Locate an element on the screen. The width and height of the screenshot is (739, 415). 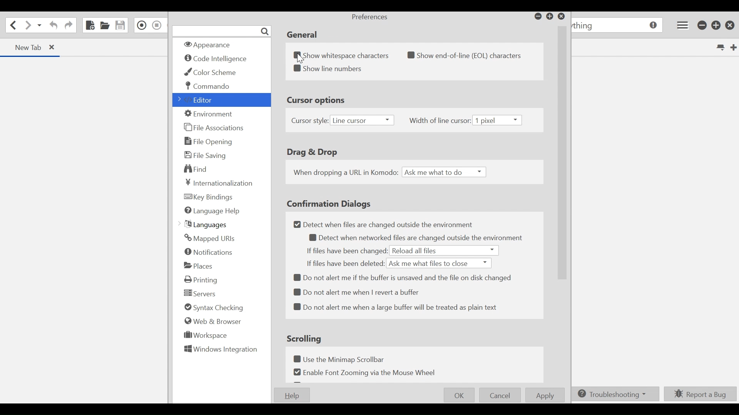
Preferences is located at coordinates (372, 17).